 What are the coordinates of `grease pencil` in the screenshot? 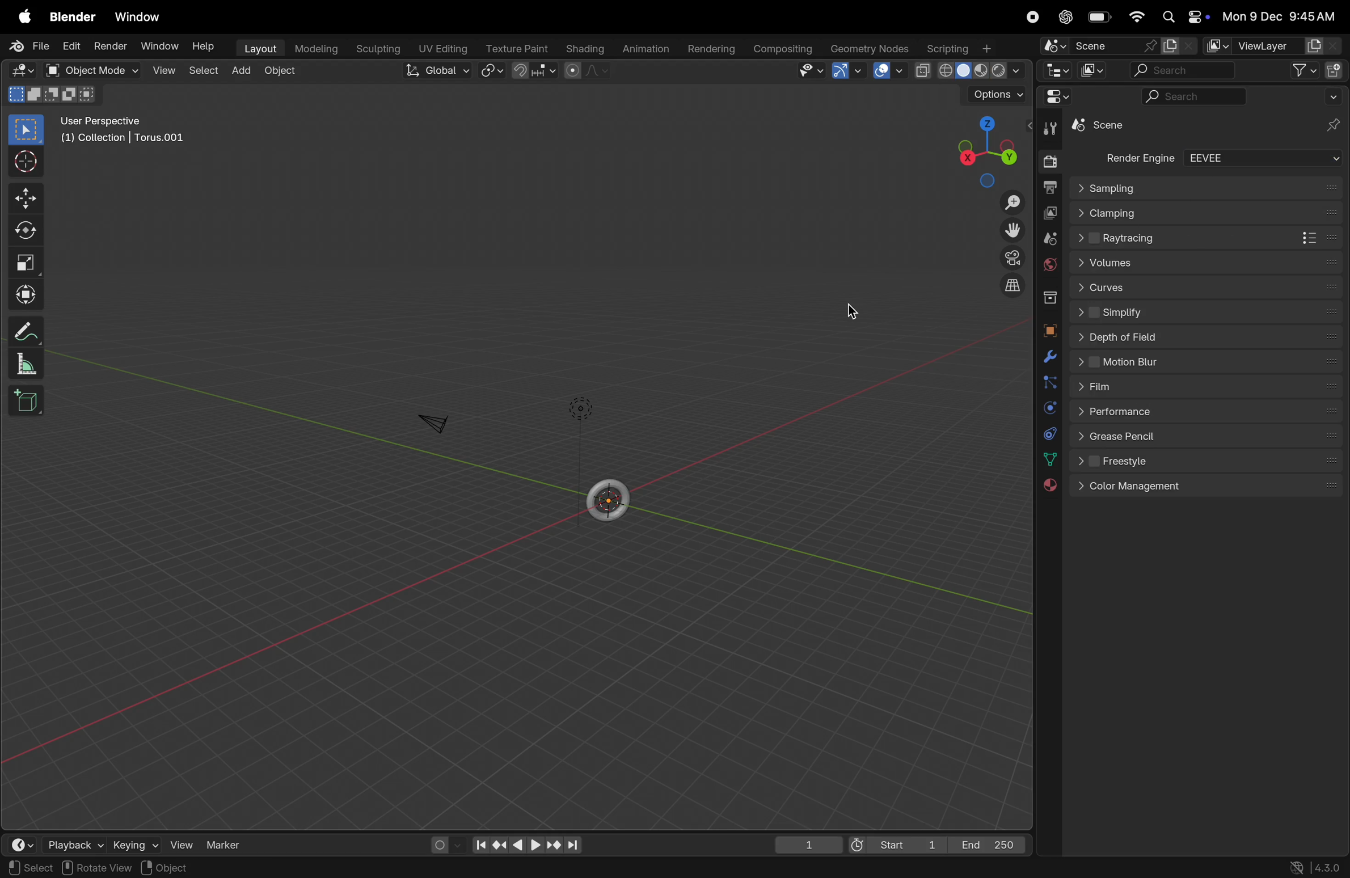 It's located at (1210, 440).